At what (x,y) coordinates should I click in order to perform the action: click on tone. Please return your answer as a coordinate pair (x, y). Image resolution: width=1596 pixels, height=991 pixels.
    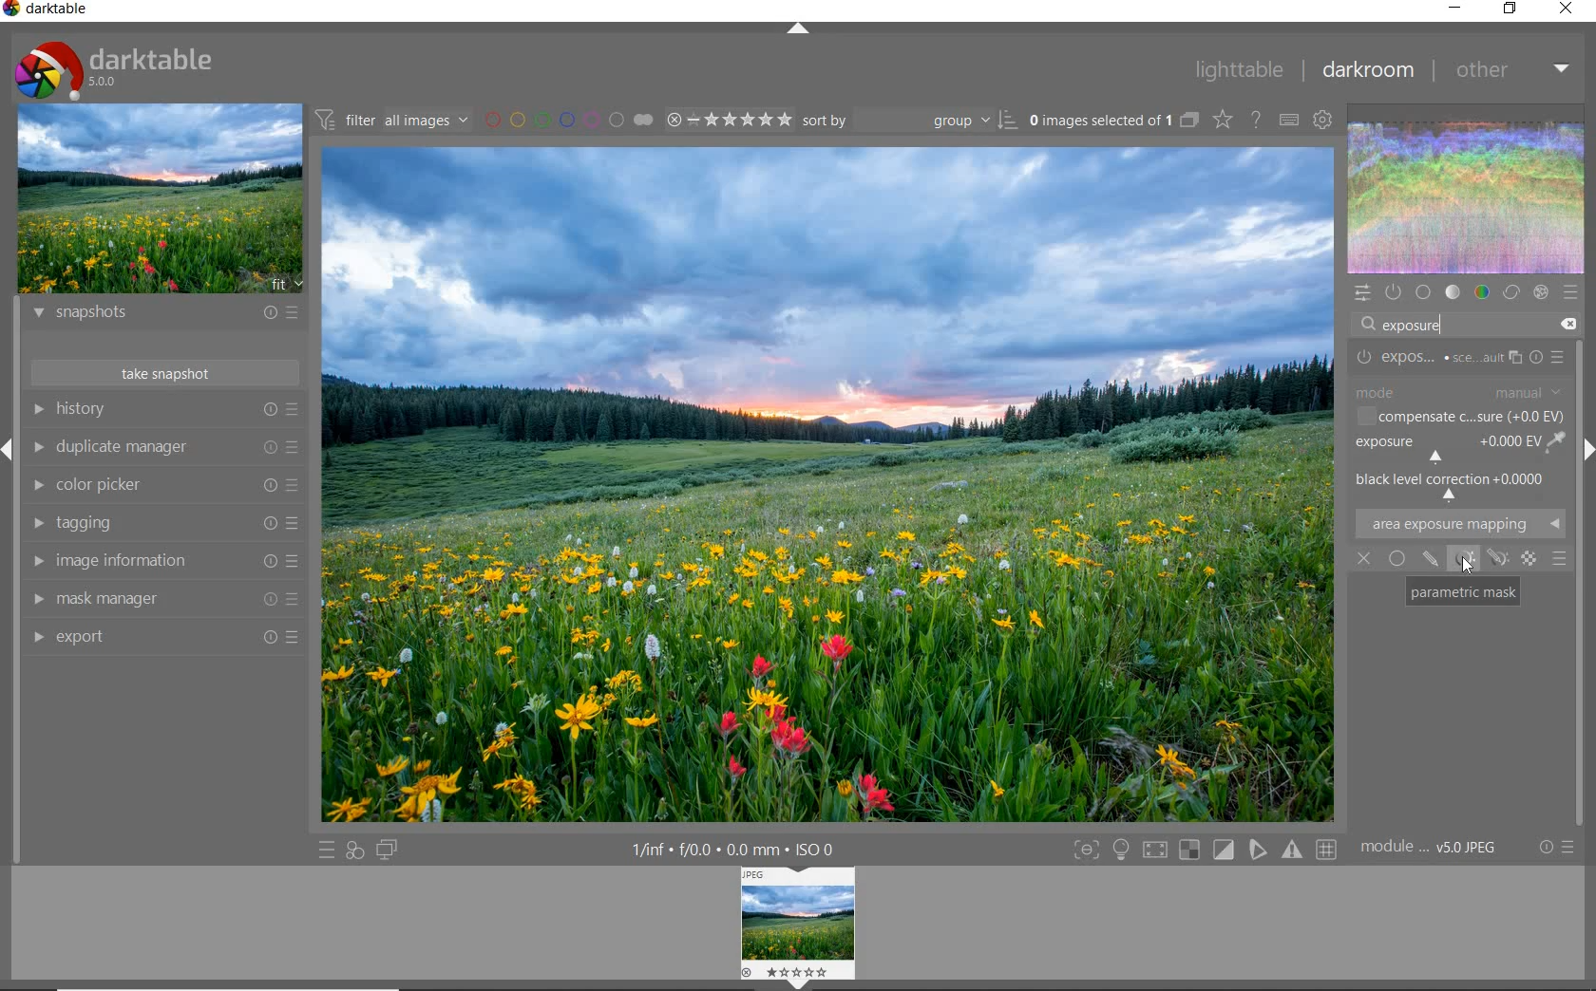
    Looking at the image, I should click on (1453, 293).